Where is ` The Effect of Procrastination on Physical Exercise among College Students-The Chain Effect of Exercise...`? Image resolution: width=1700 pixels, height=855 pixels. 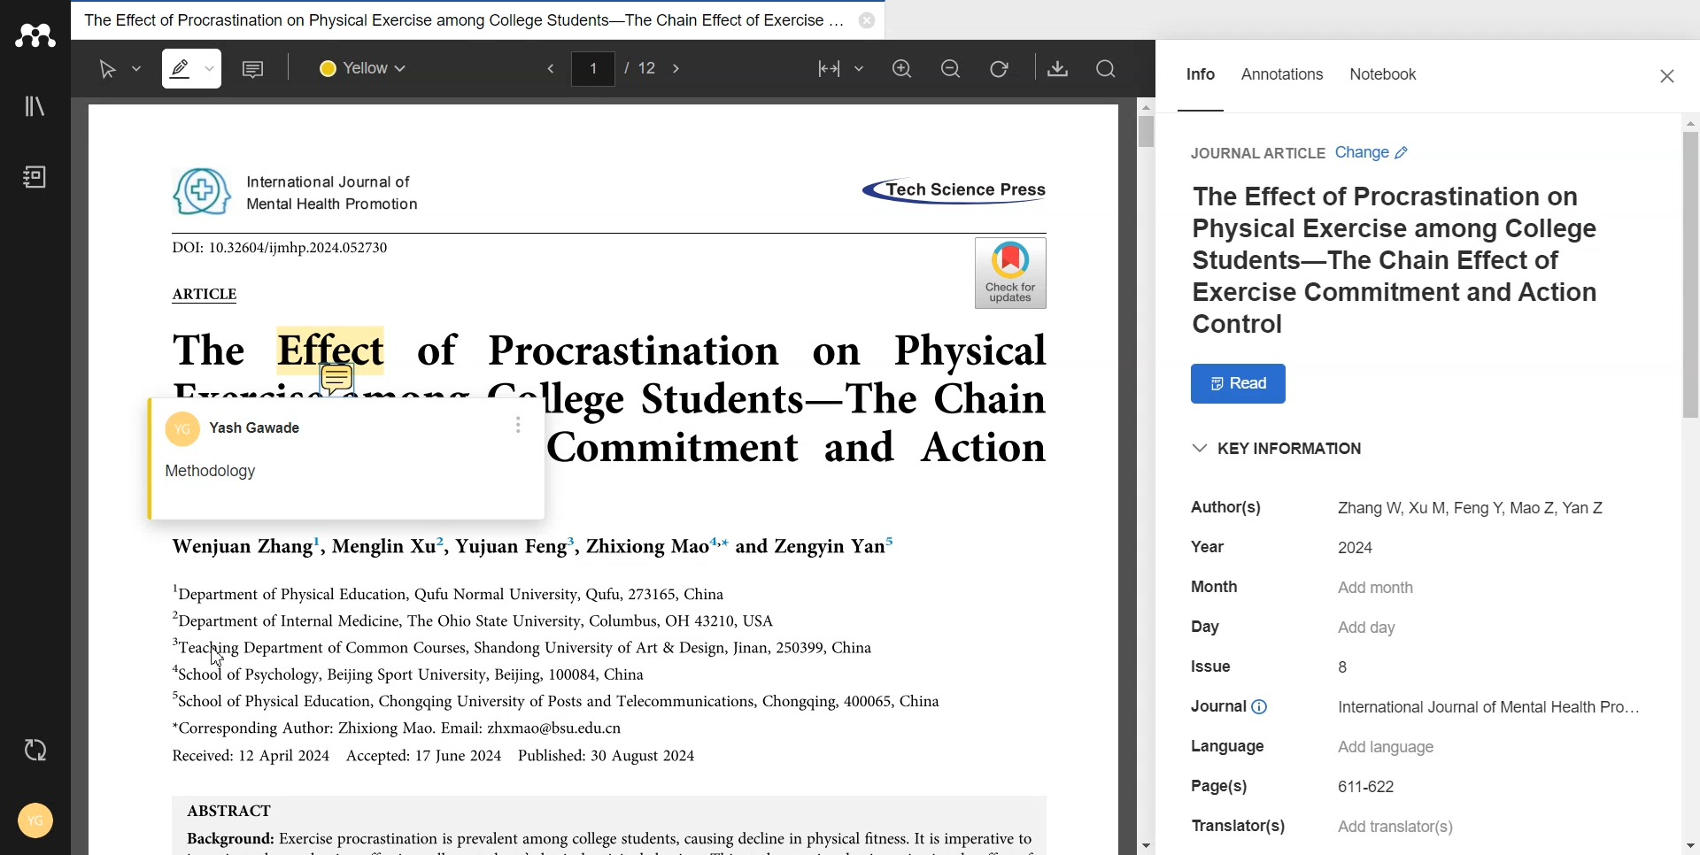  The Effect of Procrastination on Physical Exercise among College Students-The Chain Effect of Exercise... is located at coordinates (462, 17).